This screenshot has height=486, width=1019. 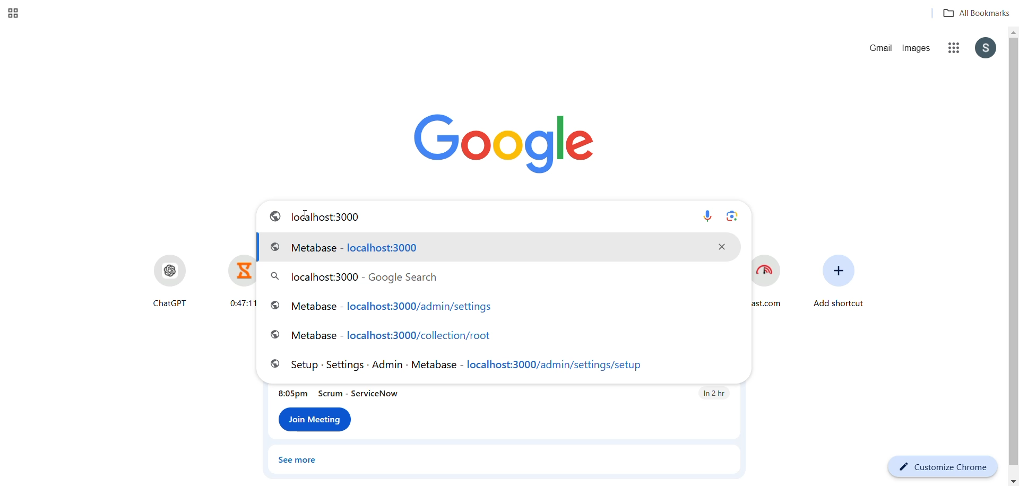 I want to click on cursor, so click(x=308, y=214).